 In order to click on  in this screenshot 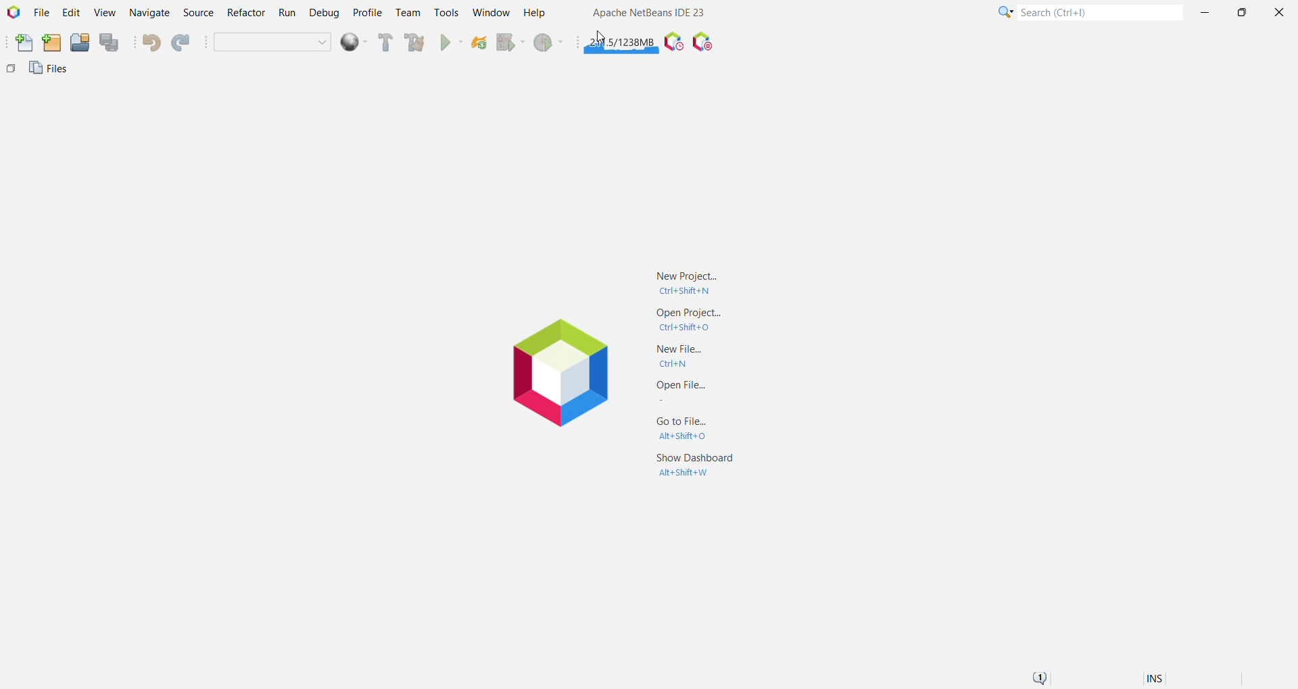, I will do `click(354, 43)`.